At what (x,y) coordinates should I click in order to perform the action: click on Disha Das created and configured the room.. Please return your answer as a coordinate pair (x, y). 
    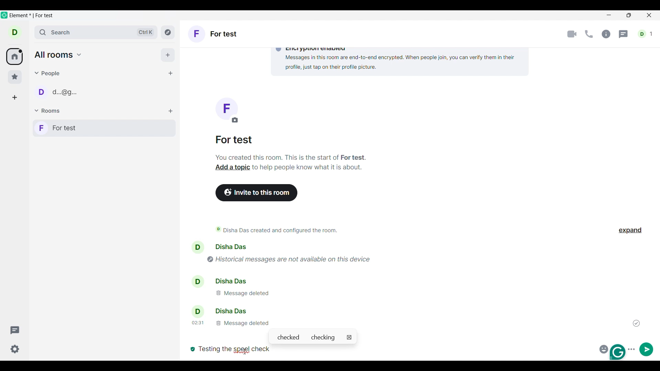
    Looking at the image, I should click on (282, 230).